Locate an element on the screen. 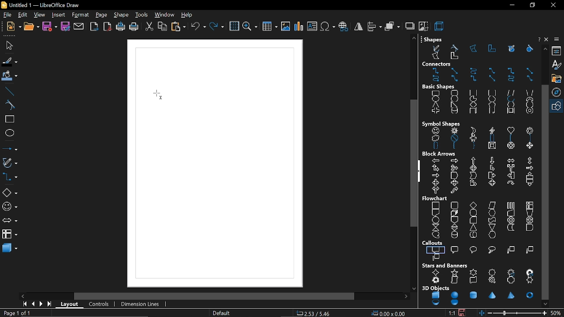  straight connector ends with arrow is located at coordinates (454, 70).